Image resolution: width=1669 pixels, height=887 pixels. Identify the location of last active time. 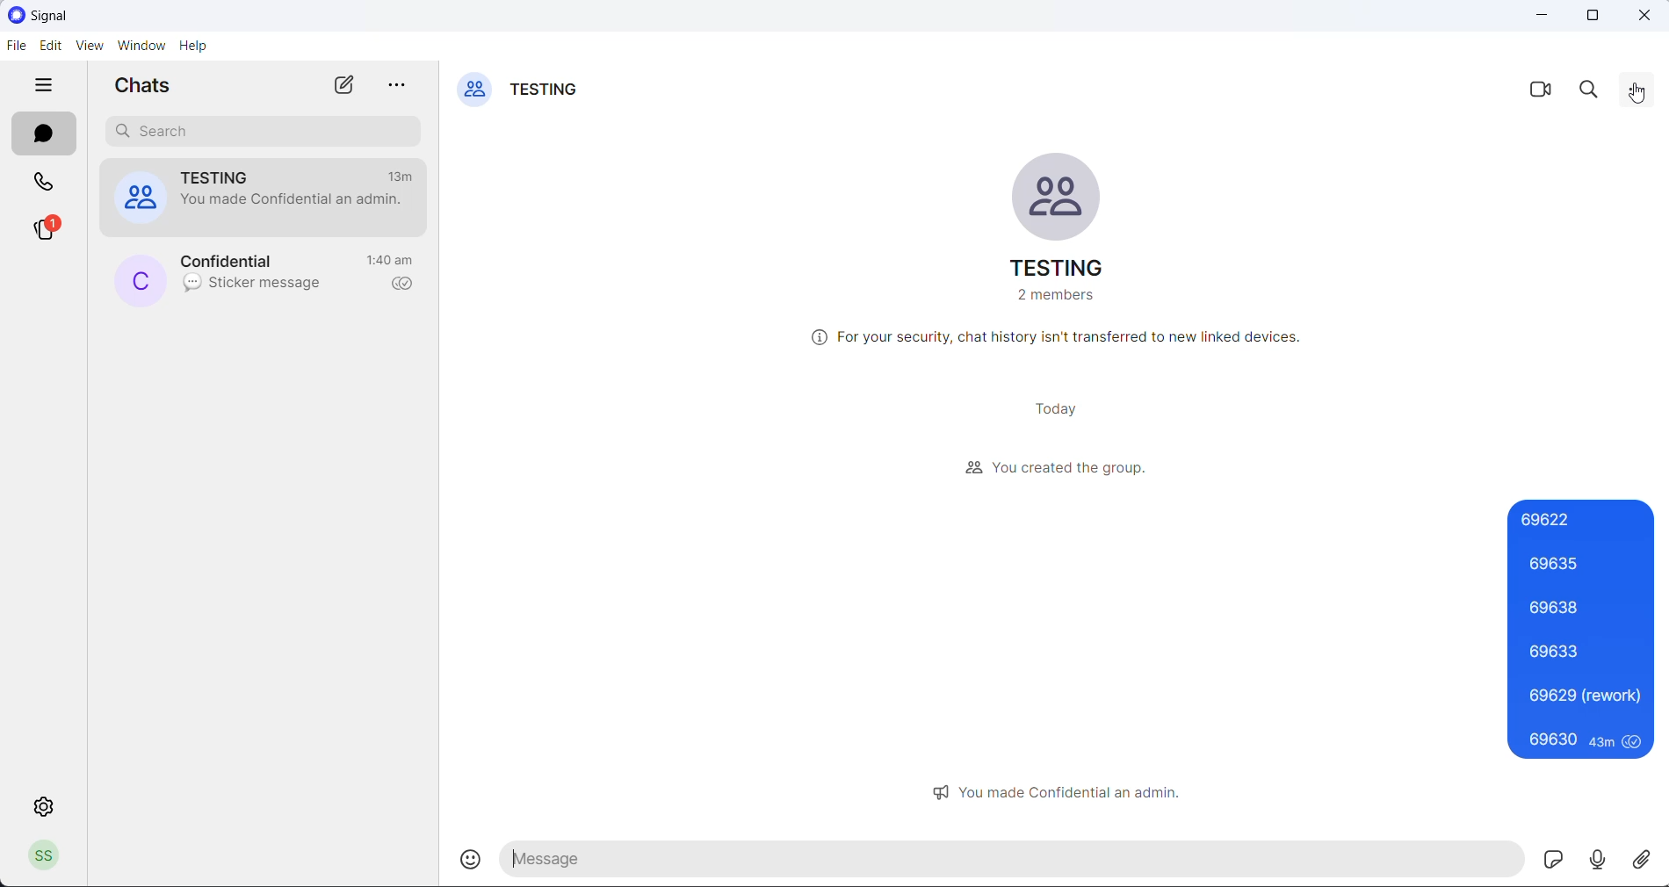
(405, 176).